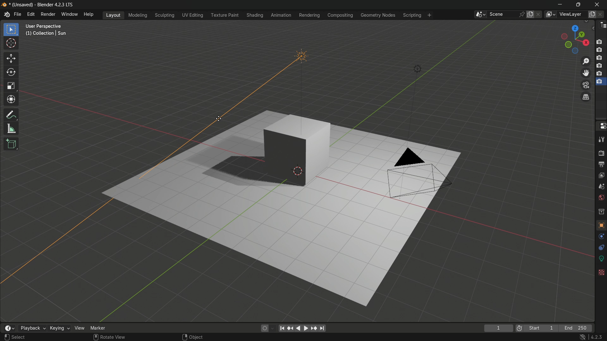 This screenshot has height=341, width=607. Describe the element at coordinates (601, 224) in the screenshot. I see `object` at that location.